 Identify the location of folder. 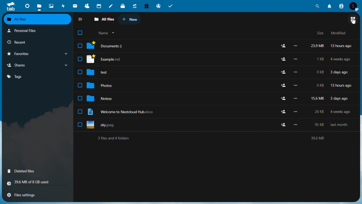
(90, 45).